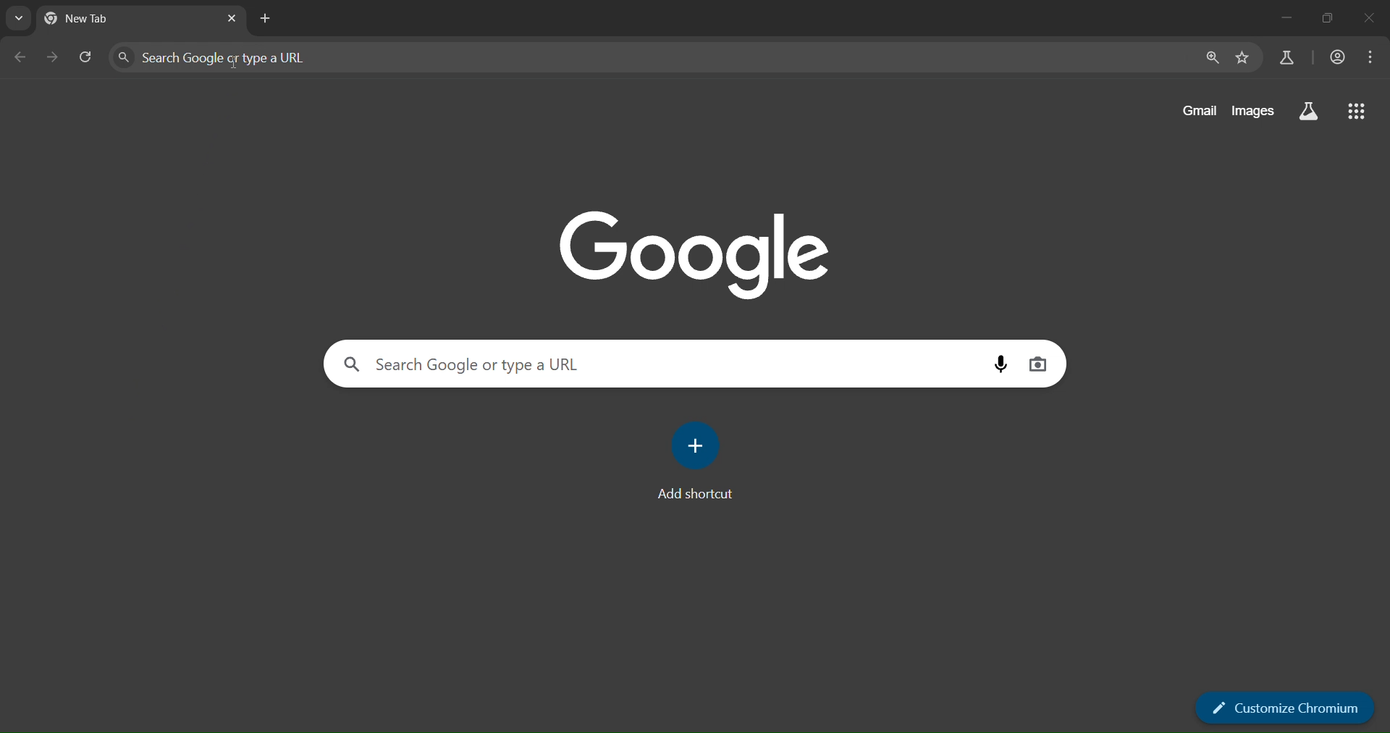 This screenshot has width=1390, height=733. I want to click on voice search, so click(1002, 364).